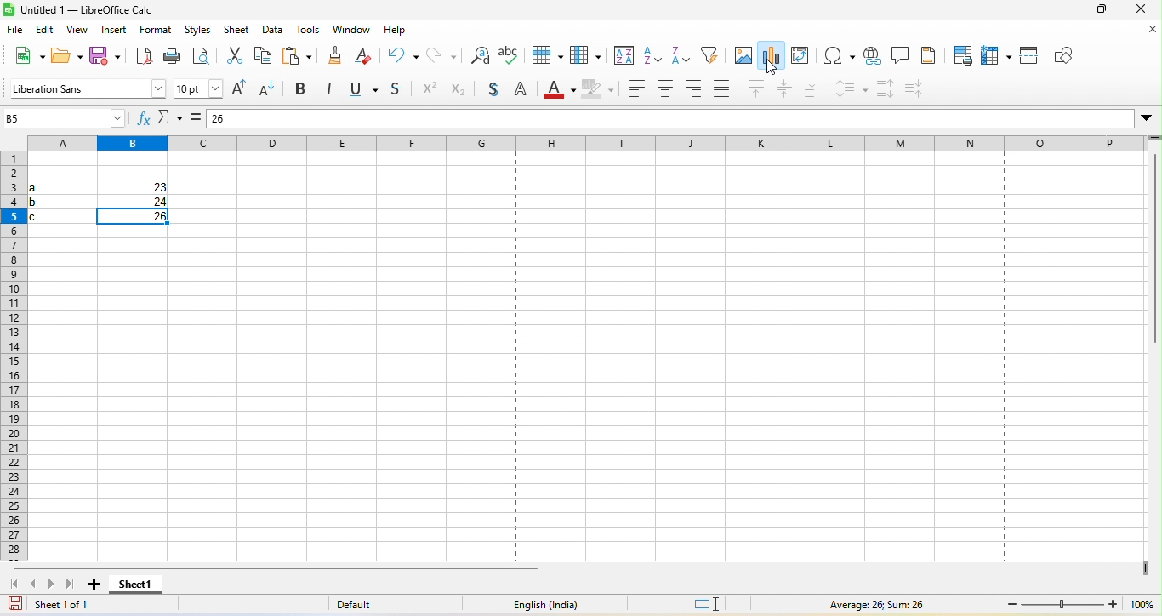 This screenshot has width=1162, height=616. Describe the element at coordinates (710, 55) in the screenshot. I see `auto filter` at that location.